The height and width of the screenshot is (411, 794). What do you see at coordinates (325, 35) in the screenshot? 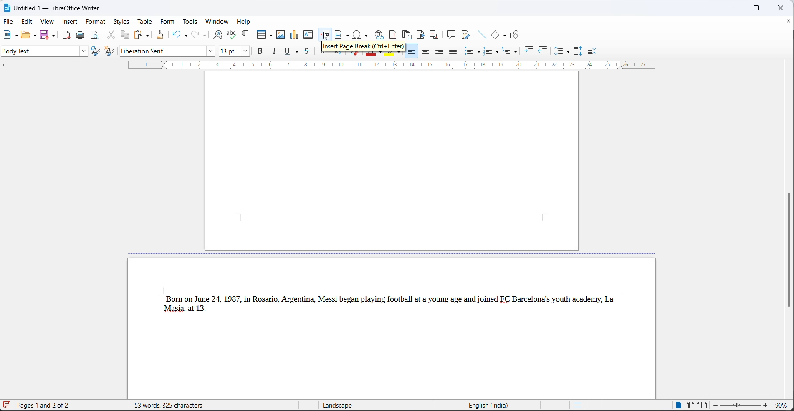
I see `page break` at bounding box center [325, 35].